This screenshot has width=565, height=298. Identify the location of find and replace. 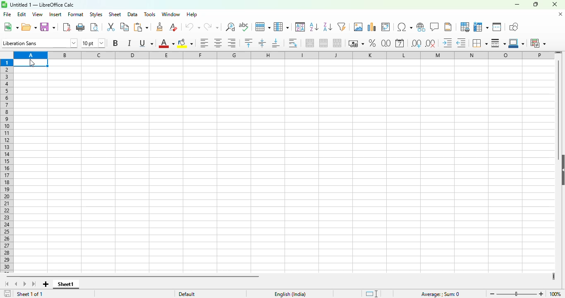
(230, 27).